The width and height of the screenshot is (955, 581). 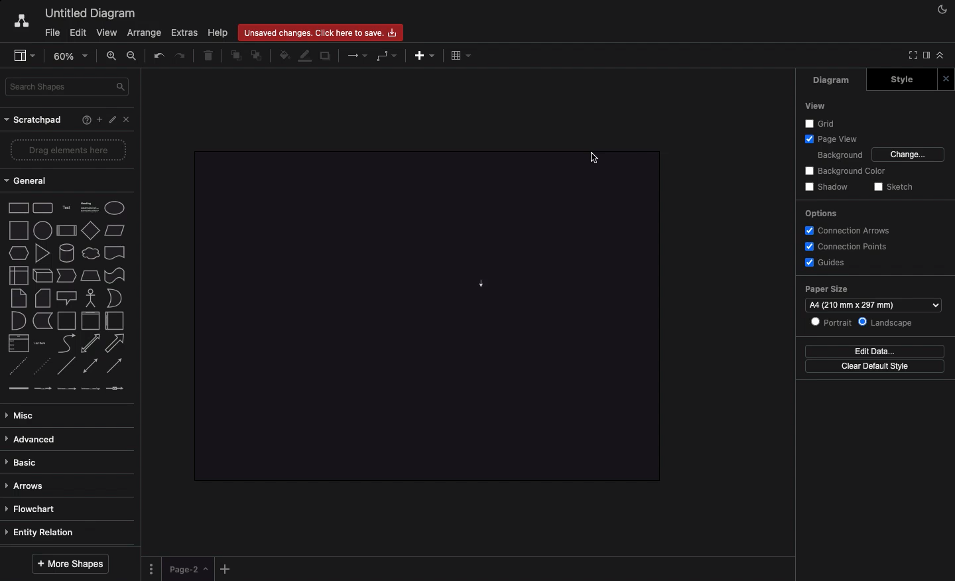 I want to click on Arrow, so click(x=483, y=283).